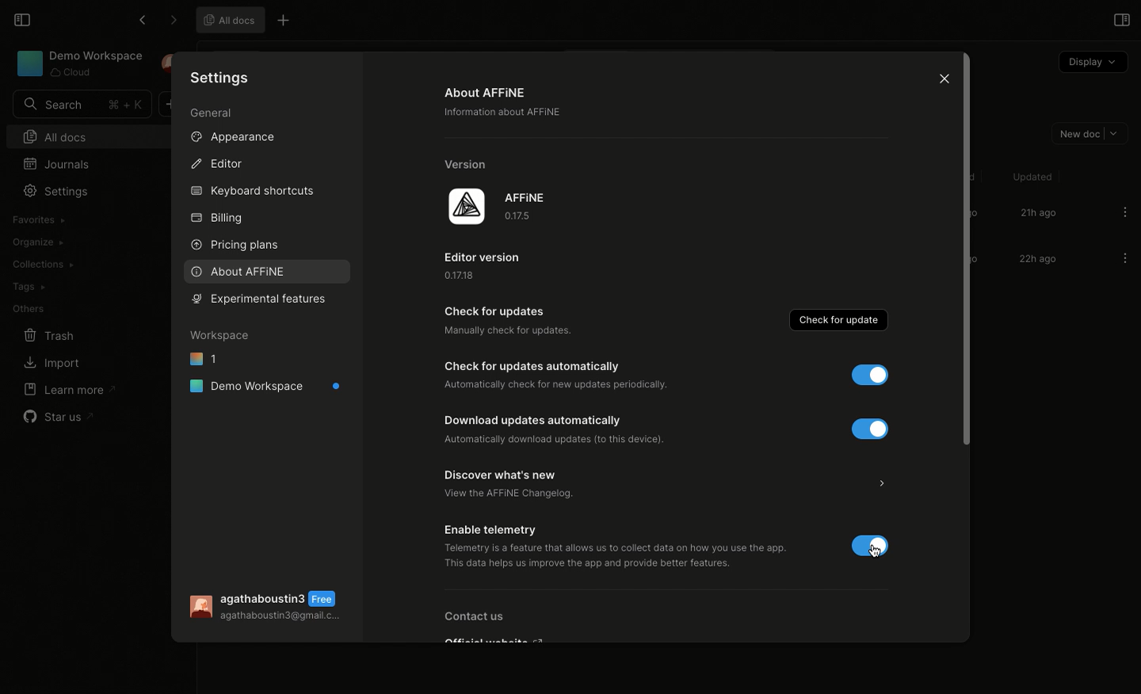 This screenshot has width=1141, height=694. Describe the element at coordinates (21, 18) in the screenshot. I see `Collapse sidebar` at that location.